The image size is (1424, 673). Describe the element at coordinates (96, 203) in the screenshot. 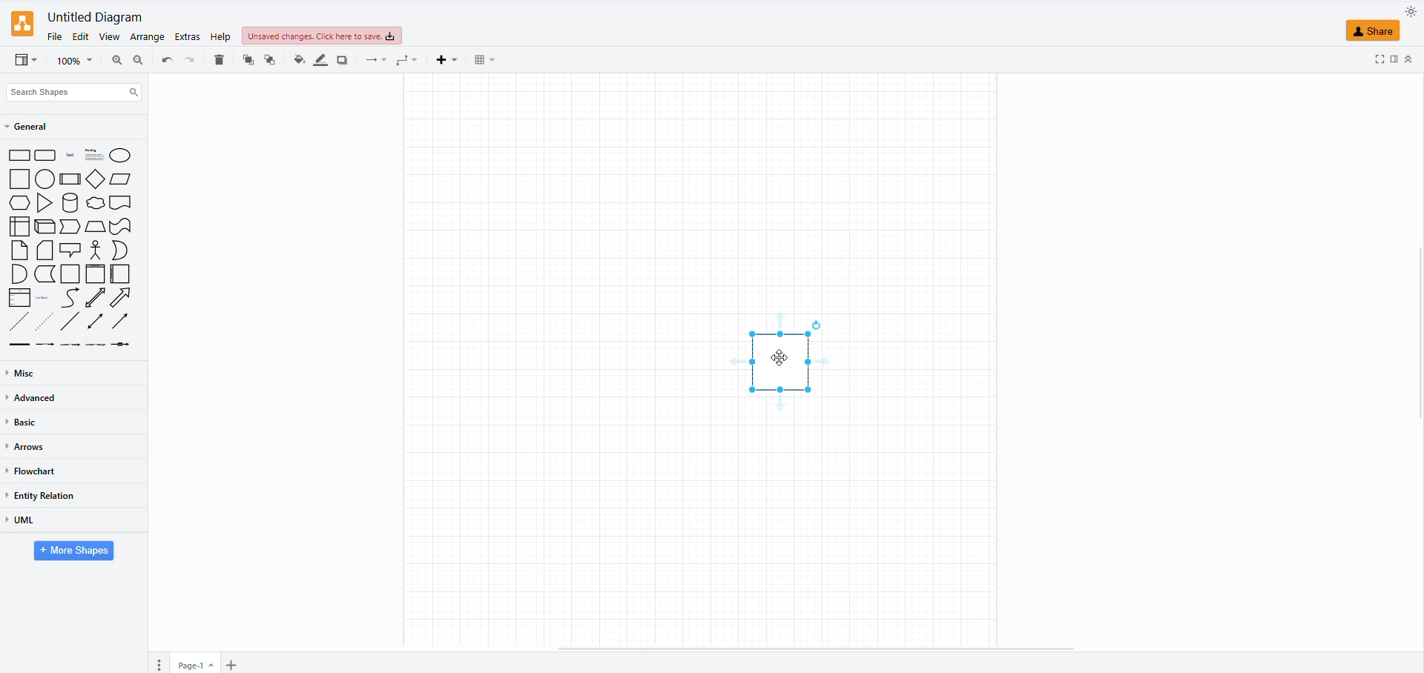

I see `cloud` at that location.